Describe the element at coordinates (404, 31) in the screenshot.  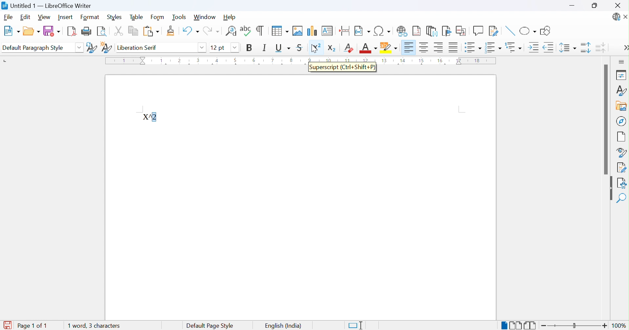
I see `Insert hyperlink` at that location.